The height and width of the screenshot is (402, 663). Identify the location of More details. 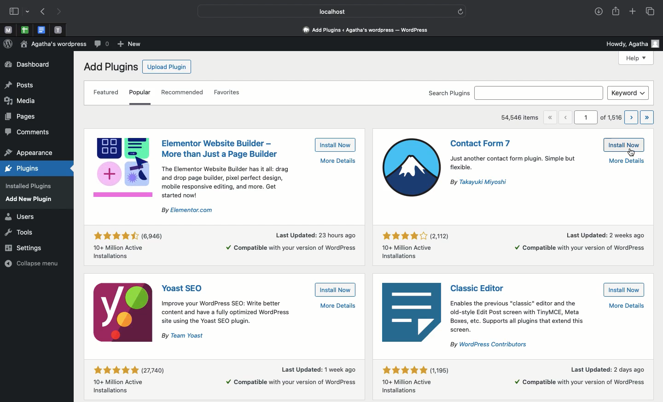
(335, 161).